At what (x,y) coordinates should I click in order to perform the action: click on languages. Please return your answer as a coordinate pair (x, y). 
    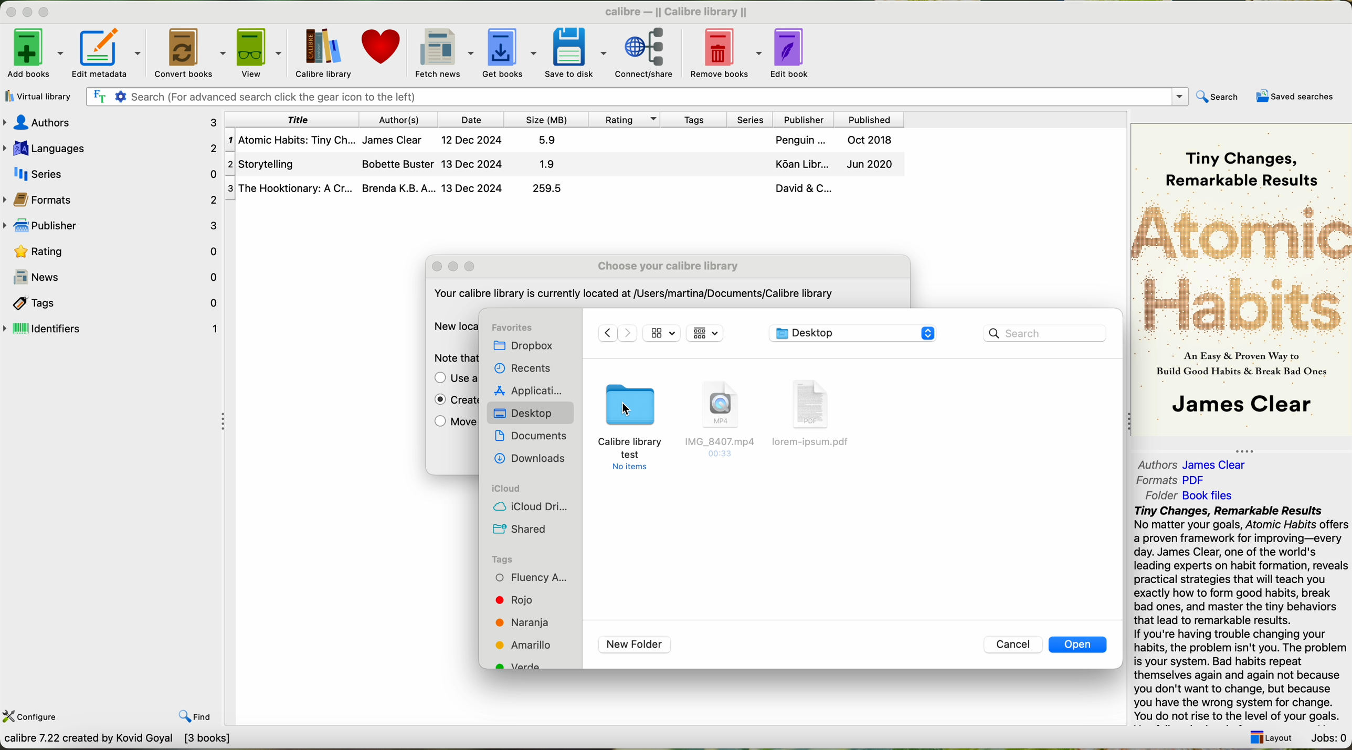
    Looking at the image, I should click on (111, 146).